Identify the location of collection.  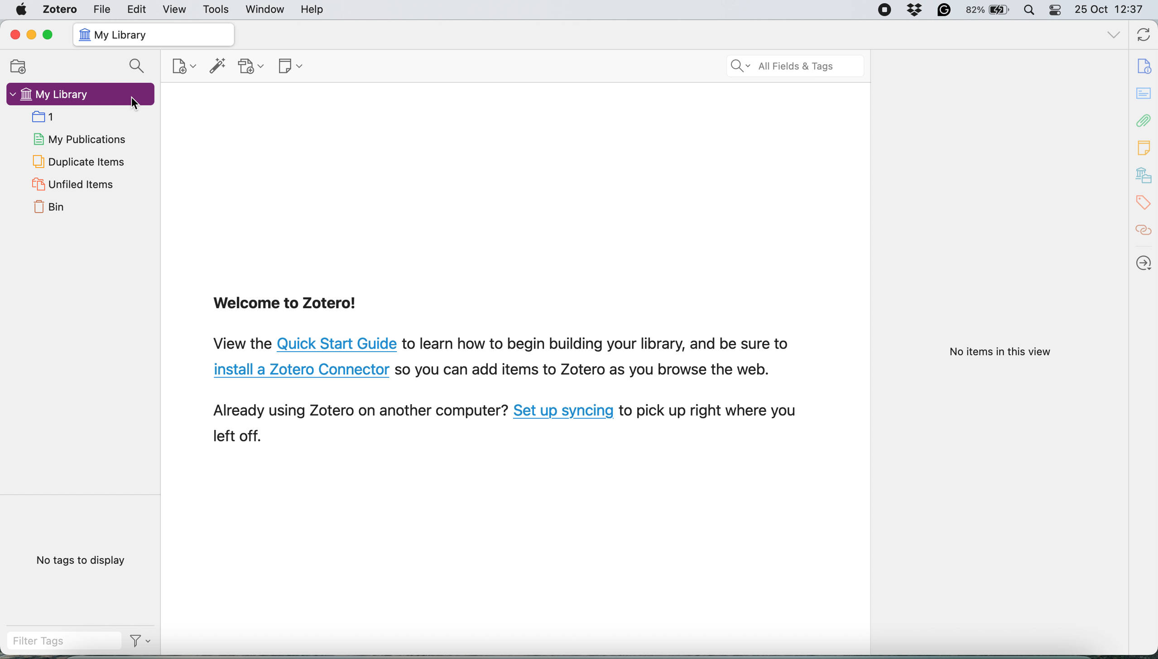
(43, 117).